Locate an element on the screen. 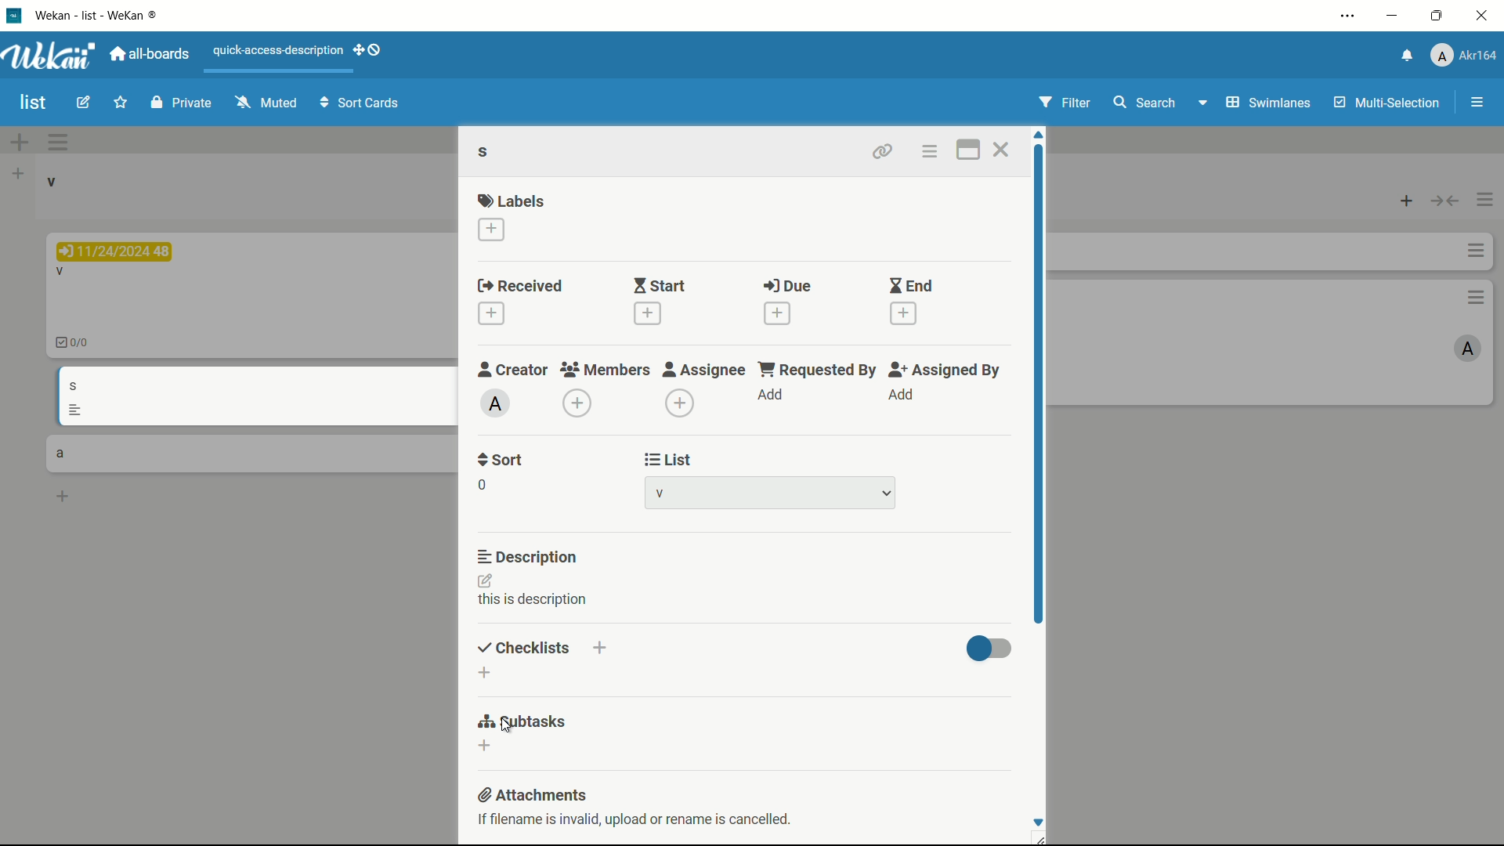 The image size is (1504, 846). notifications is located at coordinates (1406, 56).